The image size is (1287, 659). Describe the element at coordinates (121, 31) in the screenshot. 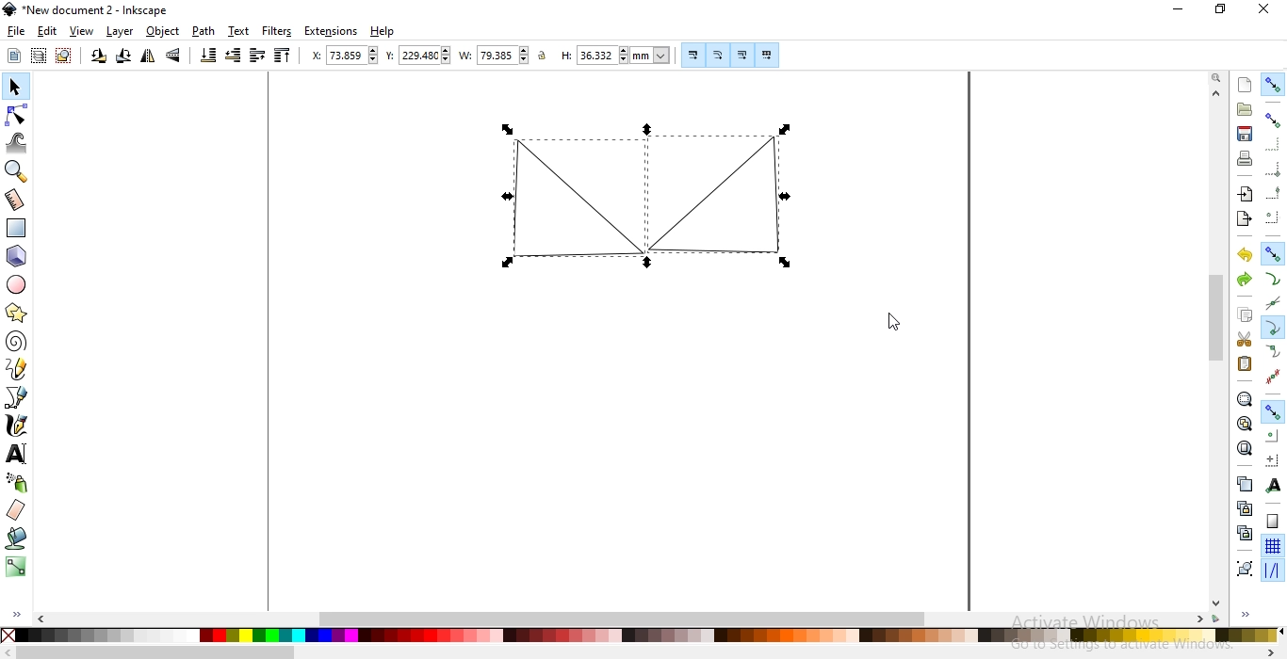

I see `layer` at that location.